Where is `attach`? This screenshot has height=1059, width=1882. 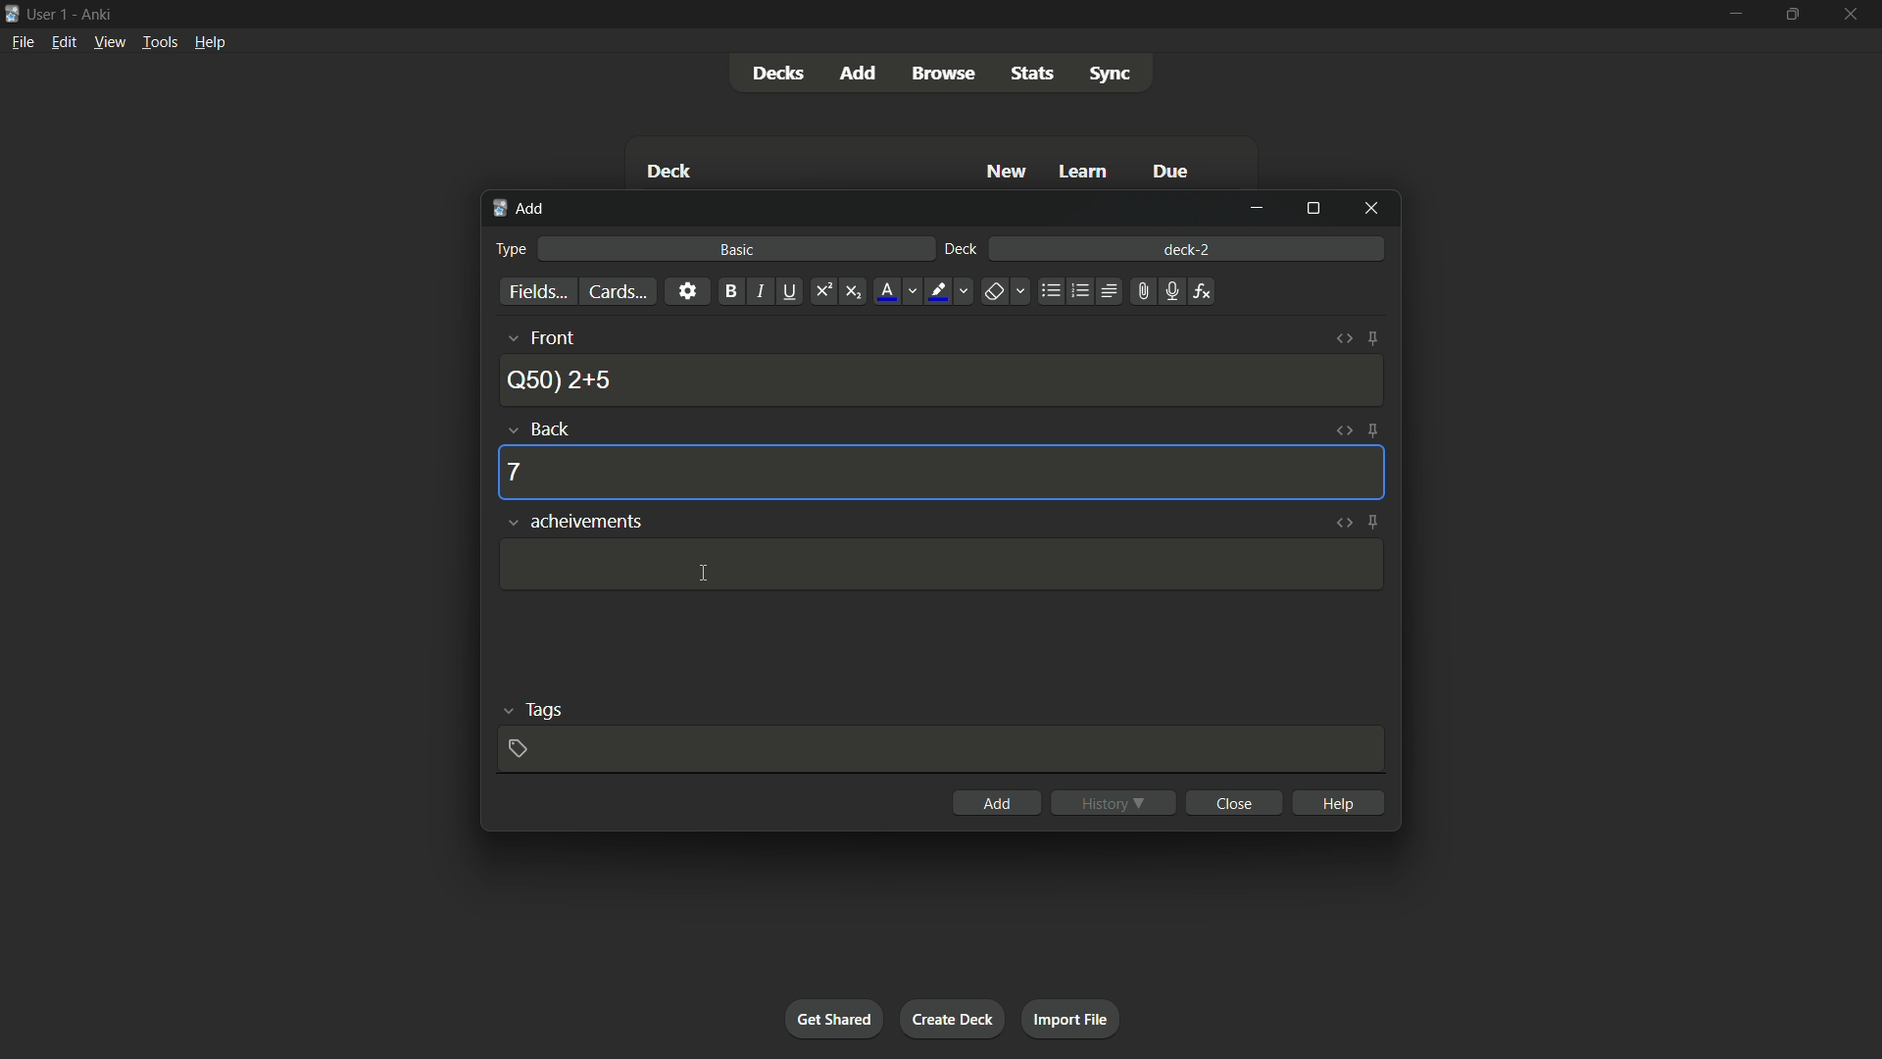 attach is located at coordinates (1142, 292).